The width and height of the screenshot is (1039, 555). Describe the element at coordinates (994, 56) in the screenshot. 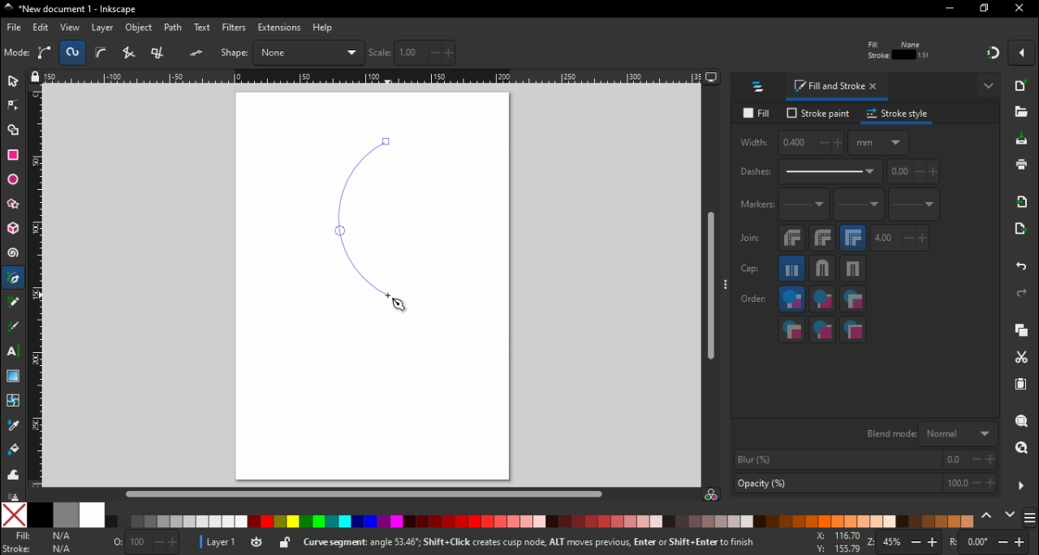

I see `snapping: on/off` at that location.